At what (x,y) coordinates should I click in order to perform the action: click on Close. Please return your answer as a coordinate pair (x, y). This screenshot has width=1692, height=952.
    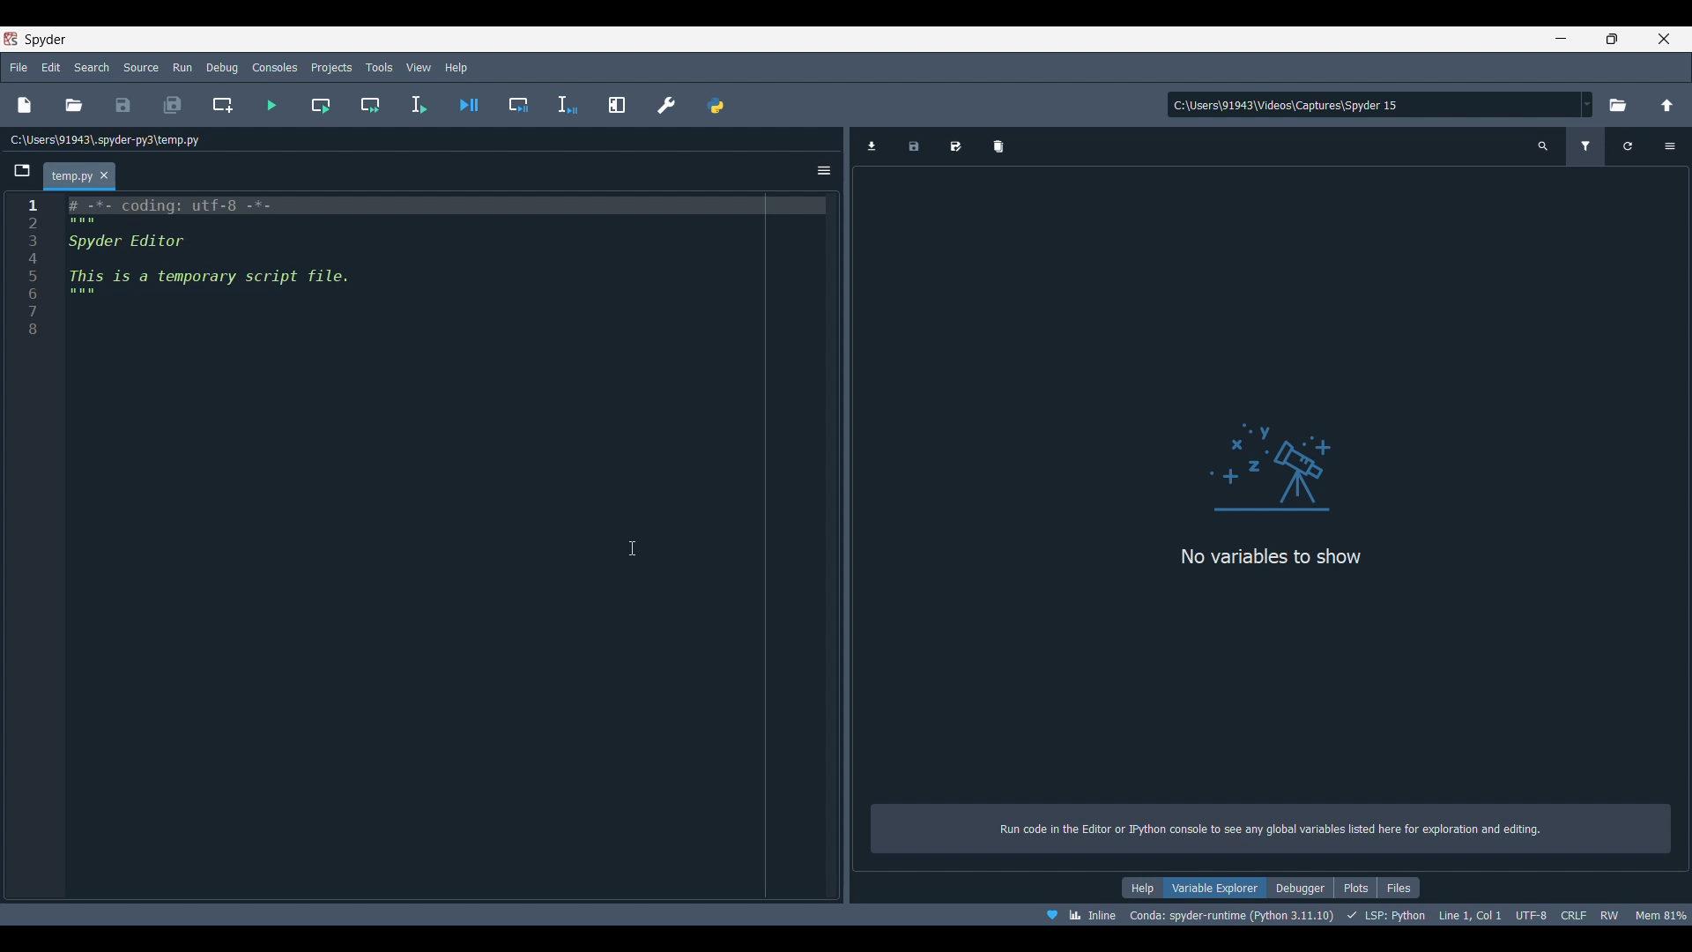
    Looking at the image, I should click on (1664, 39).